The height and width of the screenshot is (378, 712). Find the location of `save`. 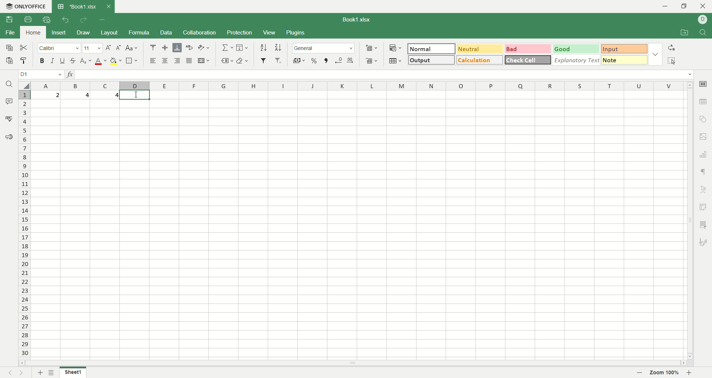

save is located at coordinates (9, 48).